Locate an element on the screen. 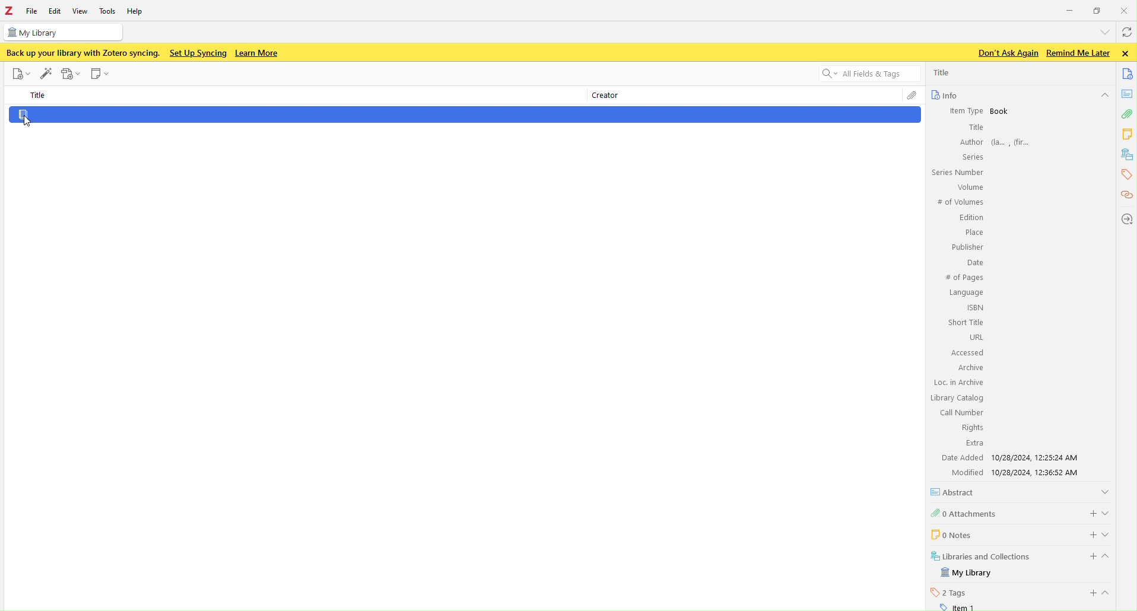 This screenshot has width=1137, height=611. my library is located at coordinates (64, 33).